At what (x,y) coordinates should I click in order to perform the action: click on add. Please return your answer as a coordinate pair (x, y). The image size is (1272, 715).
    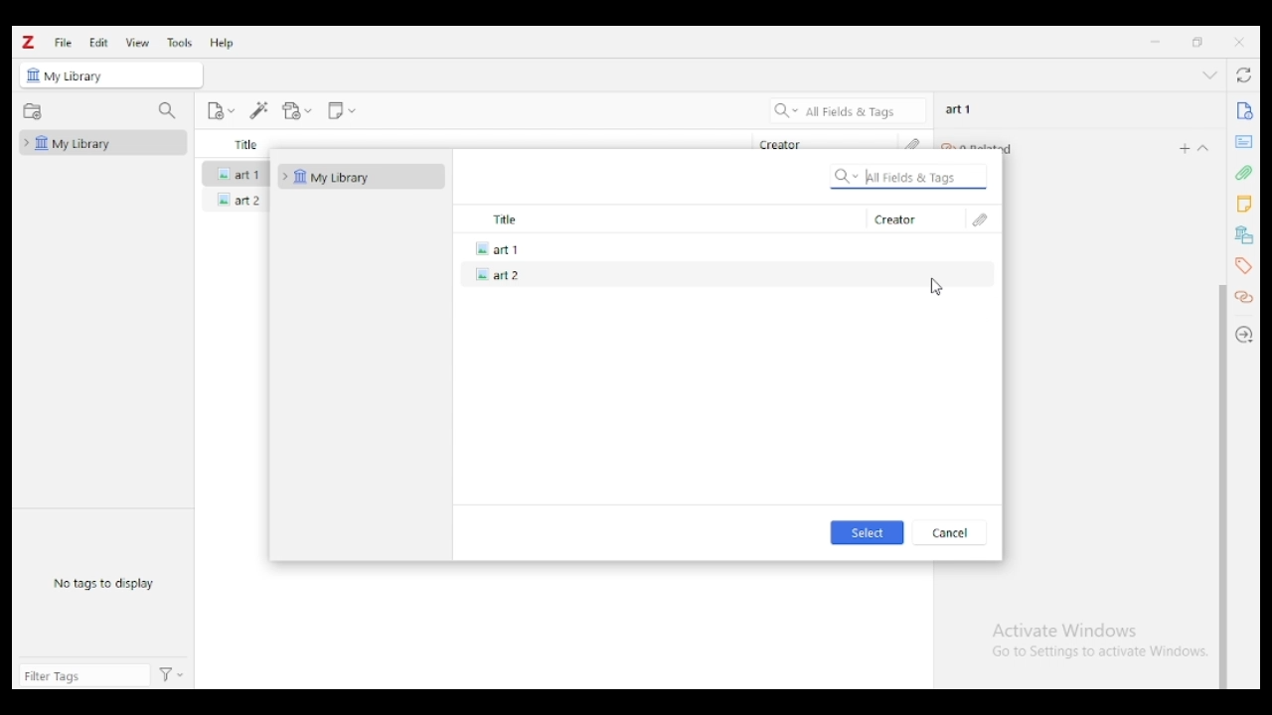
    Looking at the image, I should click on (1185, 148).